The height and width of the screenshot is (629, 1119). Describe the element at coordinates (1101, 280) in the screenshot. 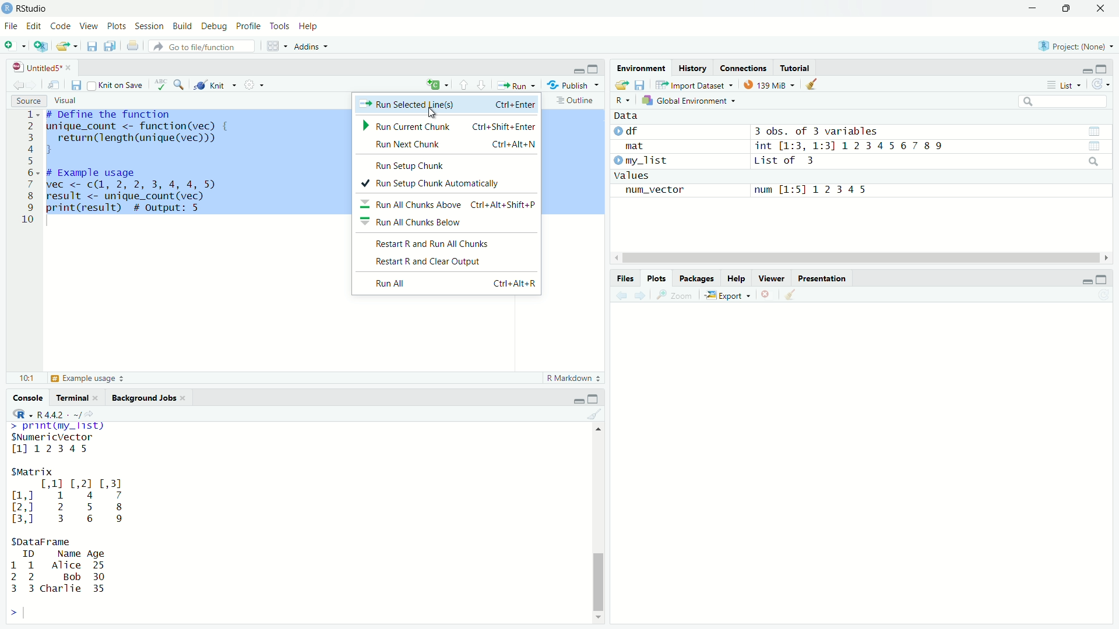

I see `maximize` at that location.